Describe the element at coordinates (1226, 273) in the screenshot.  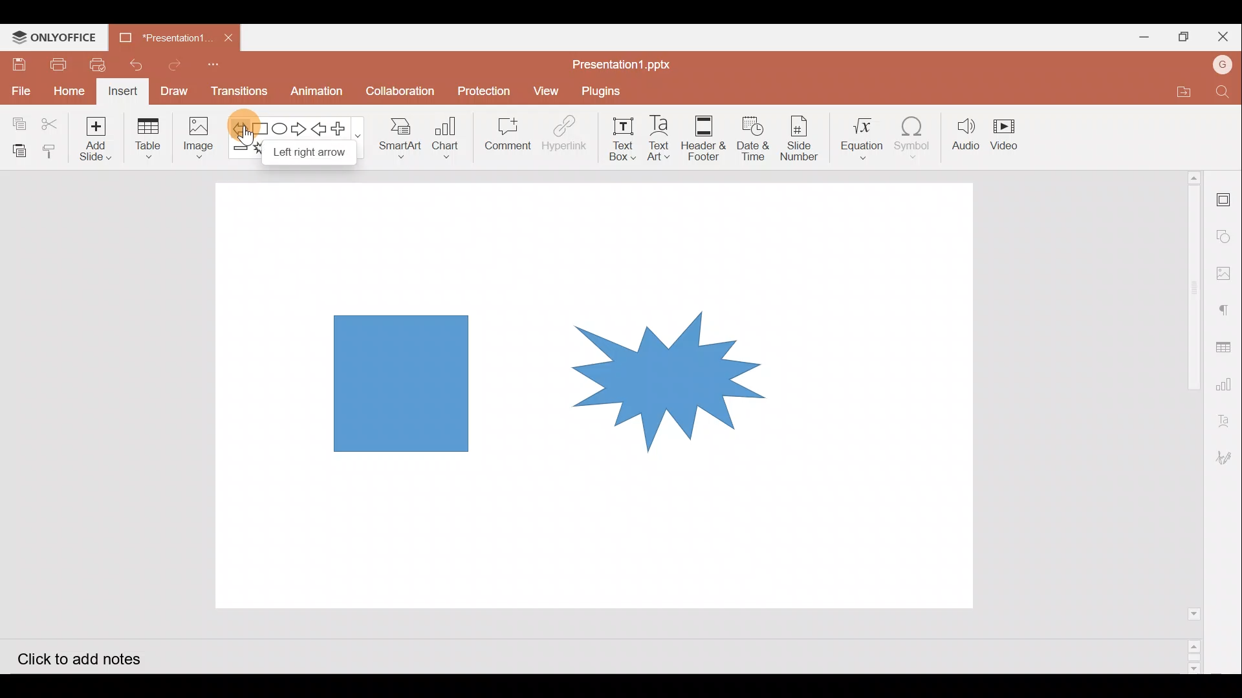
I see `Image settings` at that location.